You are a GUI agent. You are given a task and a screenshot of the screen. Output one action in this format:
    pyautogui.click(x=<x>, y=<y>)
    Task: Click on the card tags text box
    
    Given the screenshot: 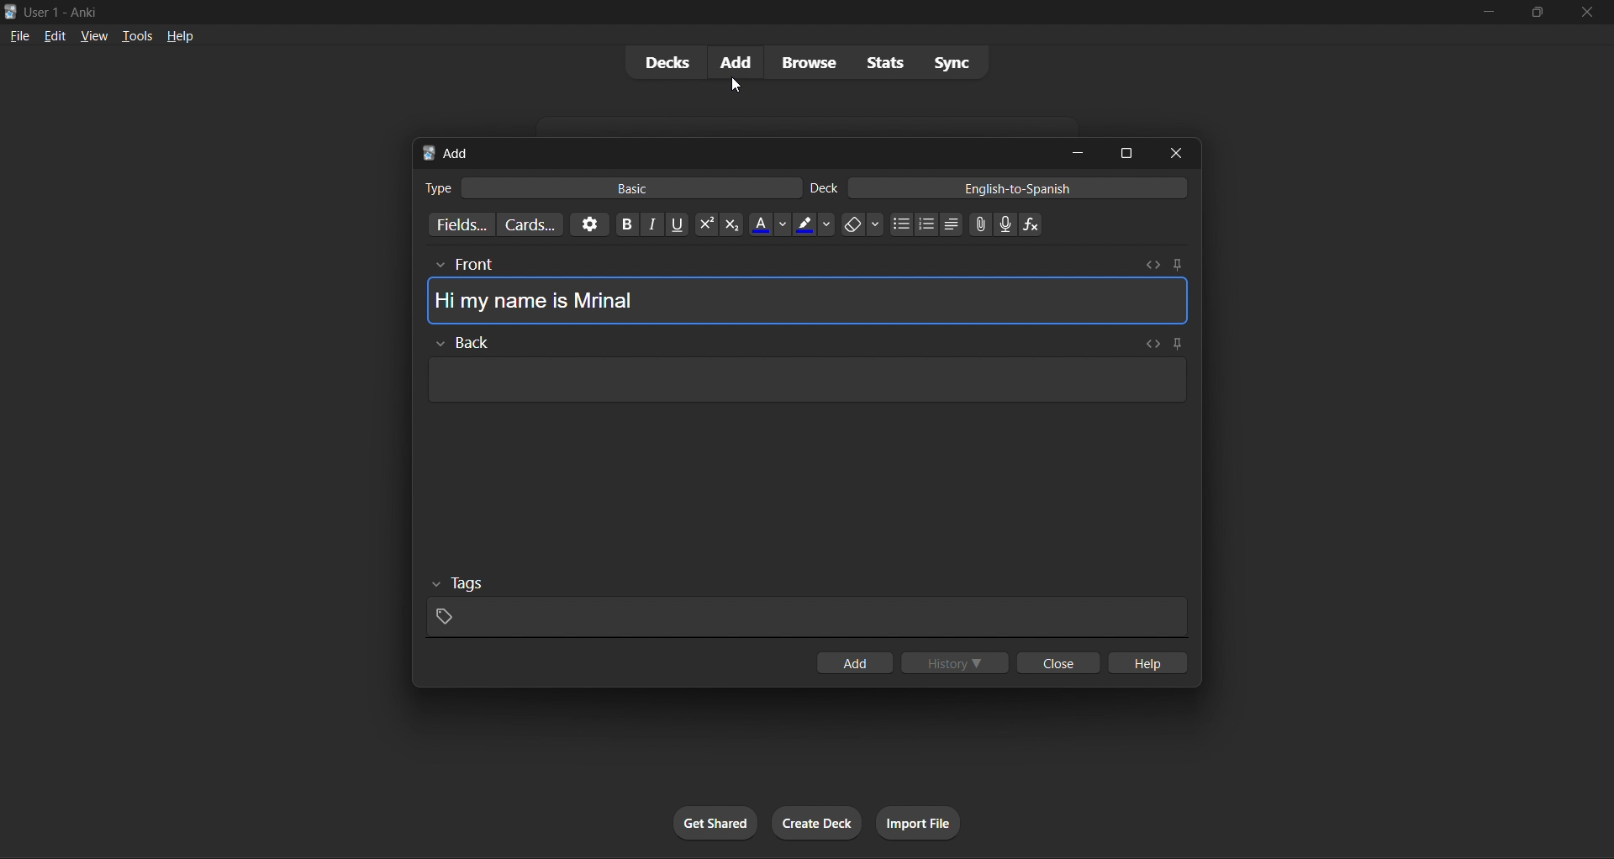 What is the action you would take?
    pyautogui.click(x=805, y=606)
    